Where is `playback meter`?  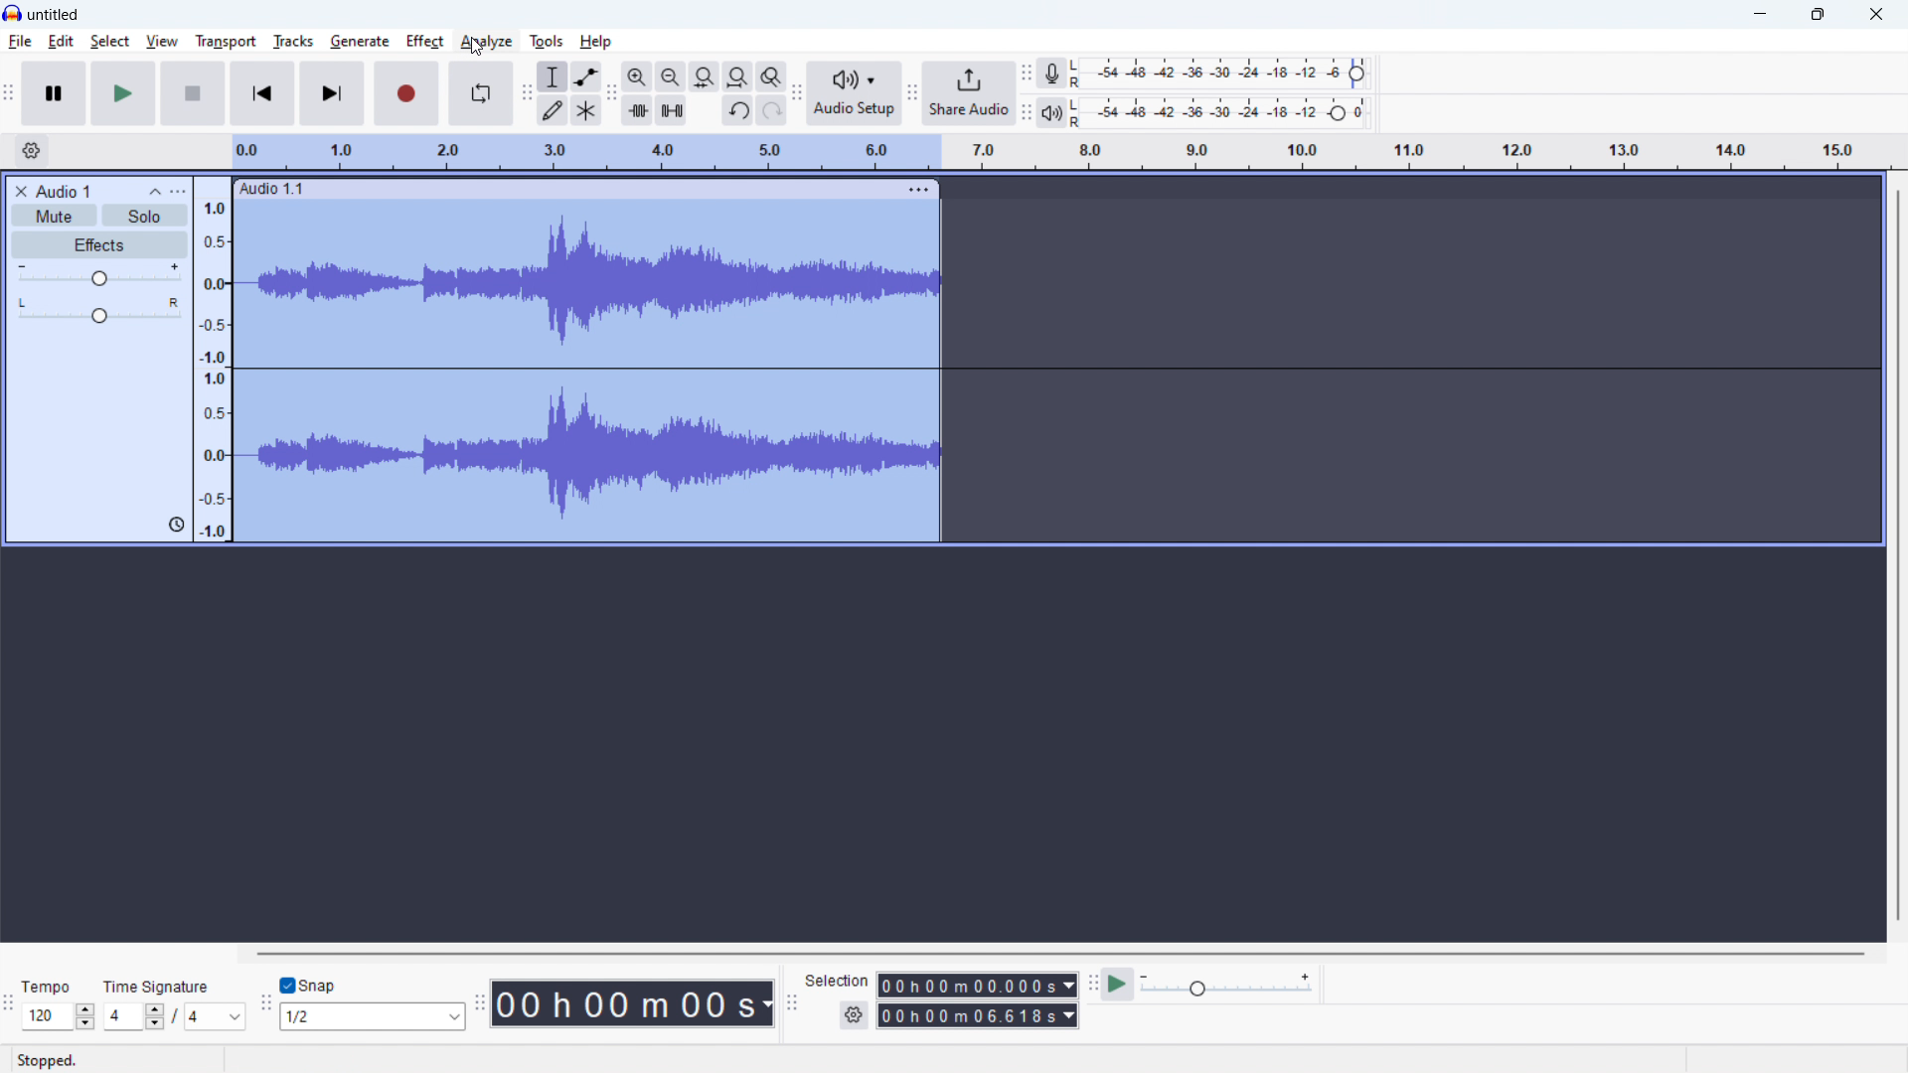 playback meter is located at coordinates (1049, 112).